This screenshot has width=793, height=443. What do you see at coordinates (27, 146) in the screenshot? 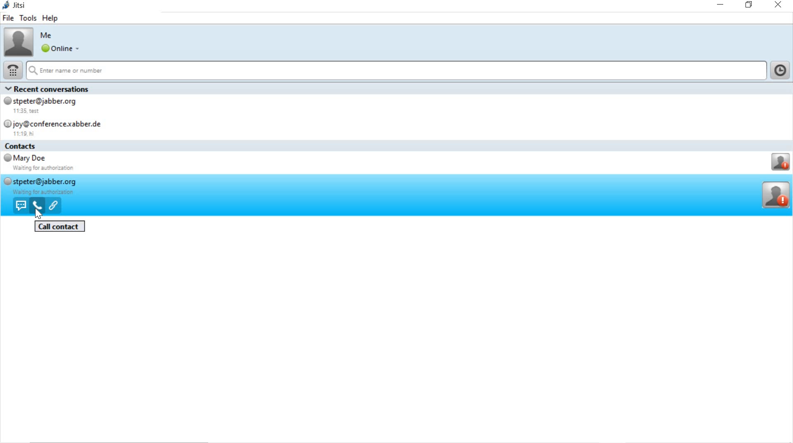
I see `contacts` at bounding box center [27, 146].